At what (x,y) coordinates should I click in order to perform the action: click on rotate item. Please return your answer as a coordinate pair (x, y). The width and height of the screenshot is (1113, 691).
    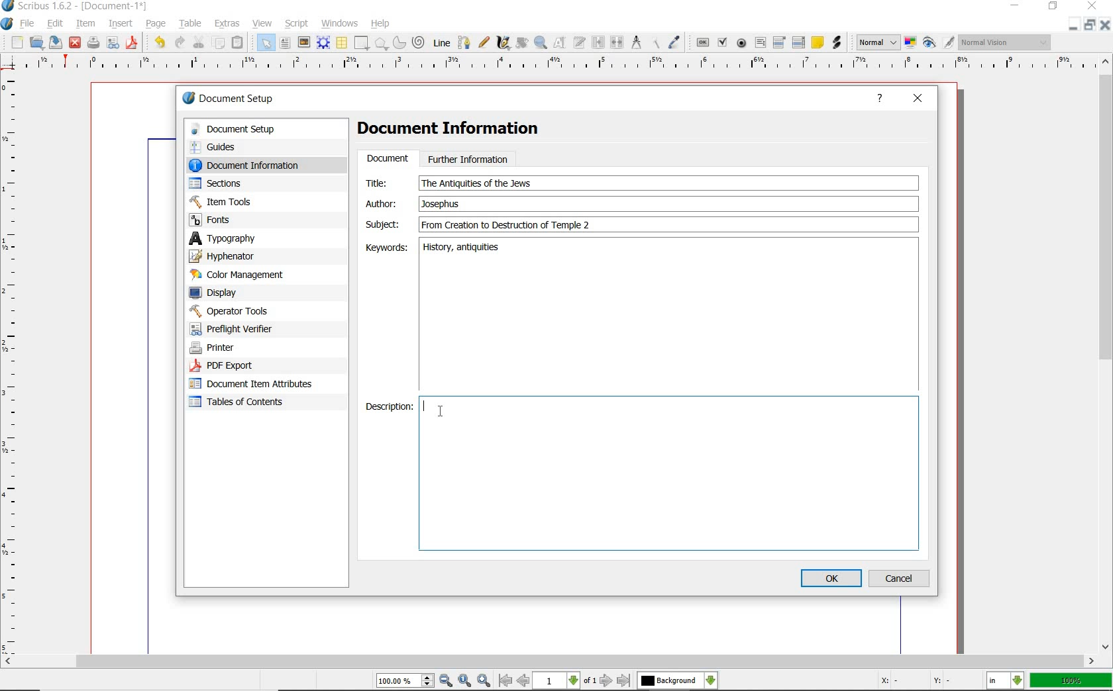
    Looking at the image, I should click on (522, 44).